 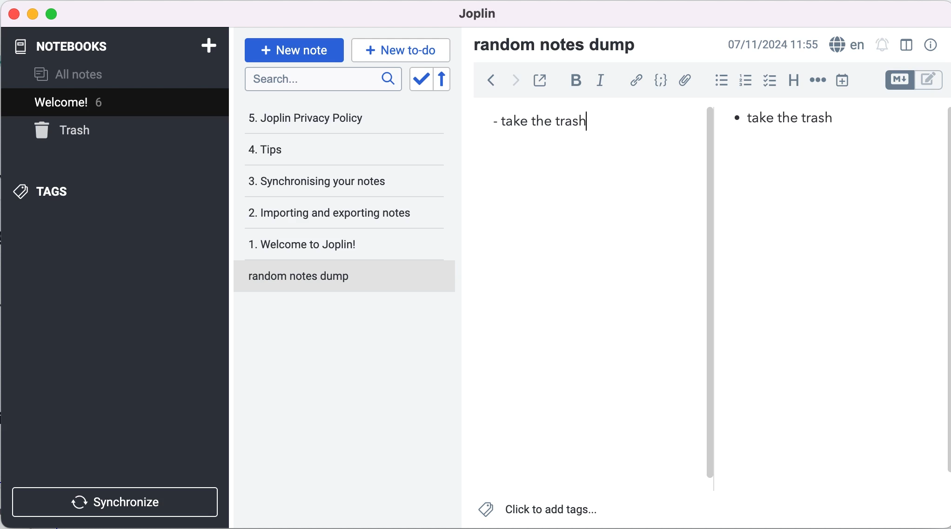 What do you see at coordinates (334, 182) in the screenshot?
I see `synchronising your notes` at bounding box center [334, 182].